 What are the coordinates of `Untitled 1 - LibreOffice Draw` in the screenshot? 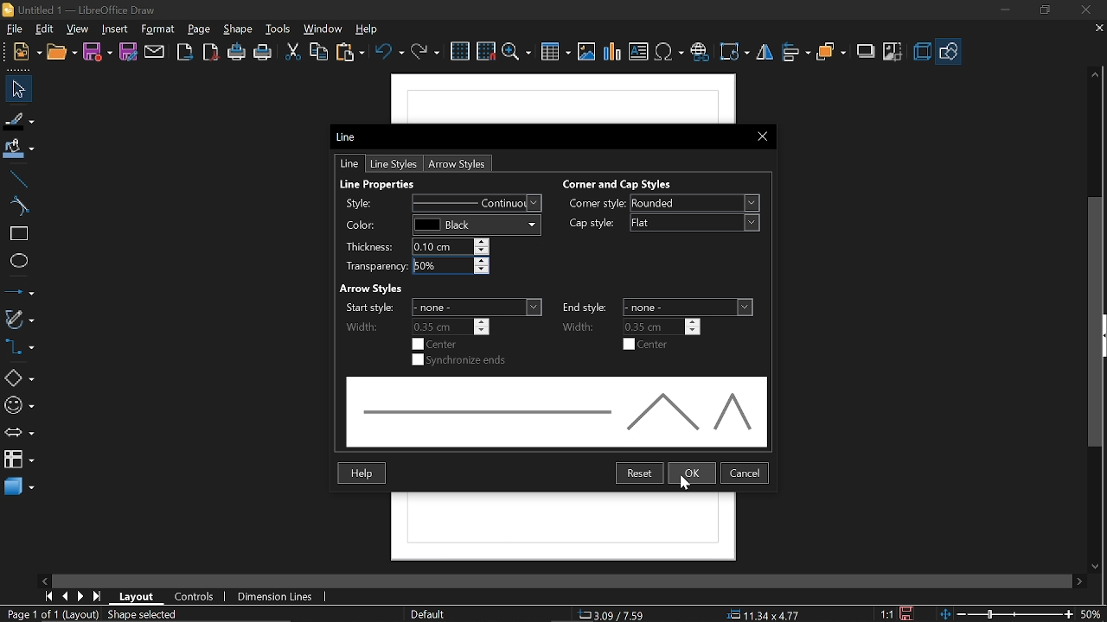 It's located at (84, 10).